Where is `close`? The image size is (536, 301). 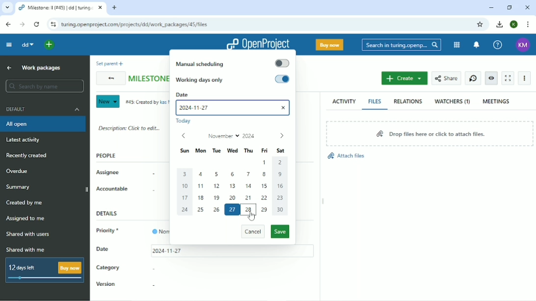 close is located at coordinates (284, 107).